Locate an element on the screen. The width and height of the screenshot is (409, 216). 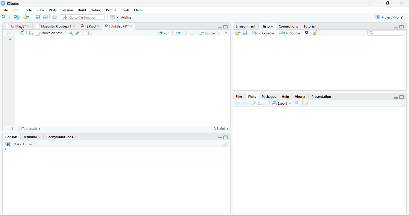
plots is located at coordinates (253, 97).